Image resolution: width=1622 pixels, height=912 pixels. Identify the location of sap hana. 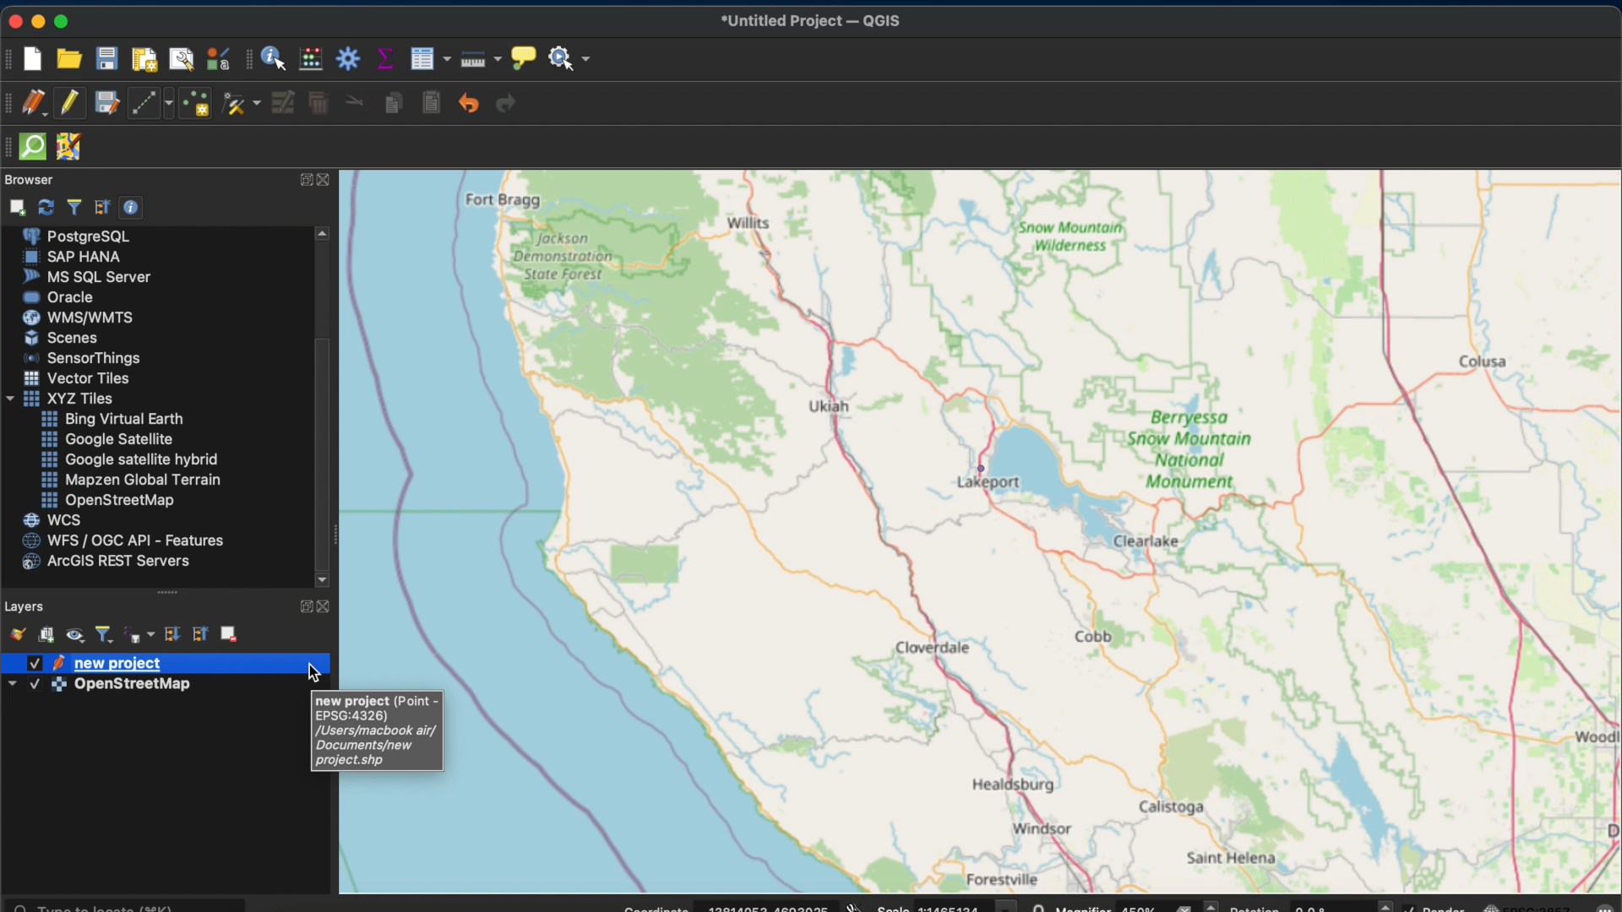
(73, 257).